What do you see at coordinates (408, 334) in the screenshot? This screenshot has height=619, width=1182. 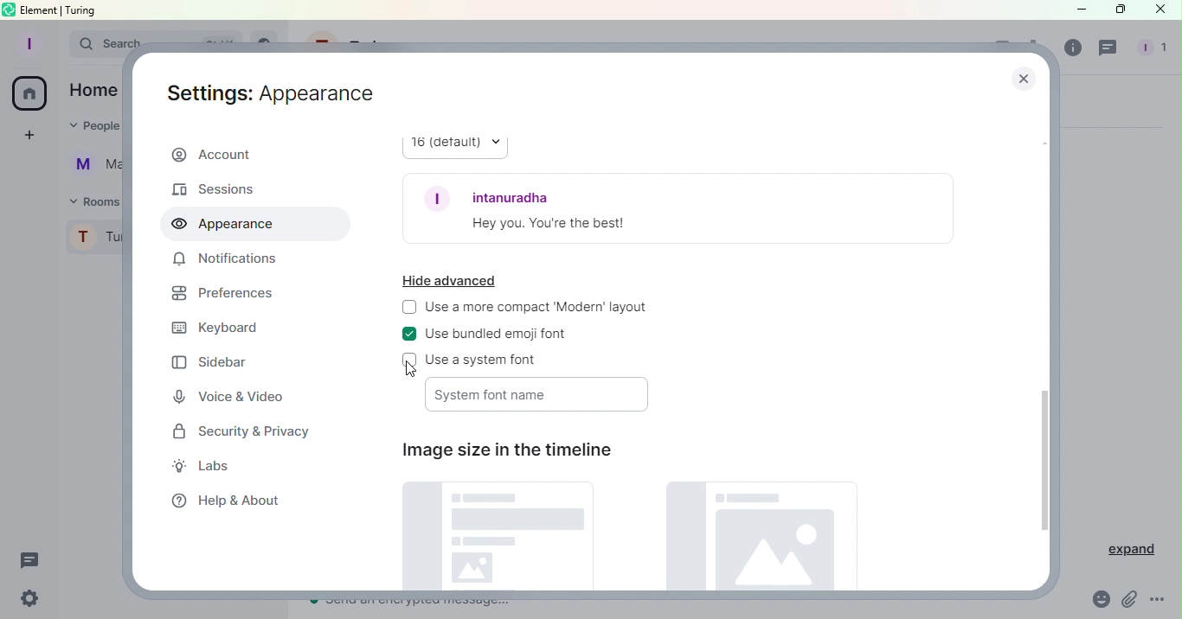 I see `check box` at bounding box center [408, 334].